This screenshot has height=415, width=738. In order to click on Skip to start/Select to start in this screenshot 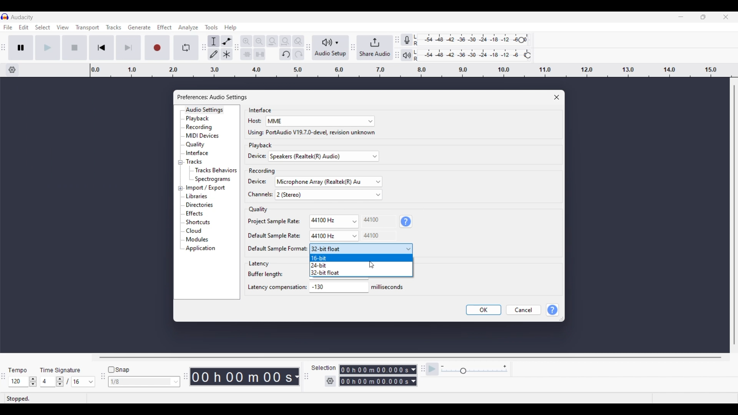, I will do `click(101, 47)`.